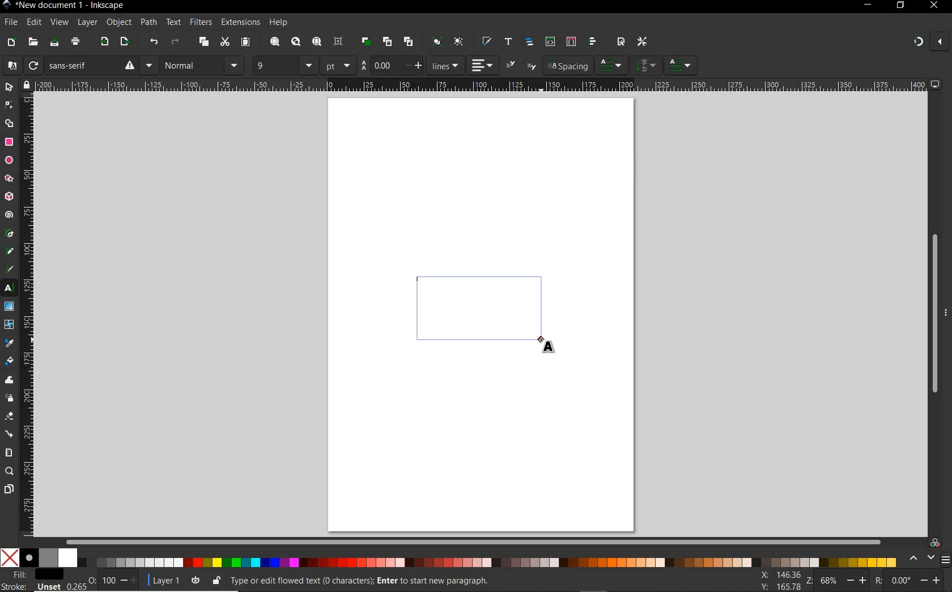 This screenshot has height=592, width=952. What do you see at coordinates (682, 65) in the screenshot?
I see `paragraph style` at bounding box center [682, 65].